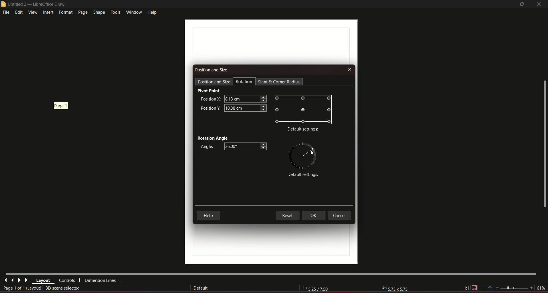 The image size is (548, 293). I want to click on format, so click(65, 12).